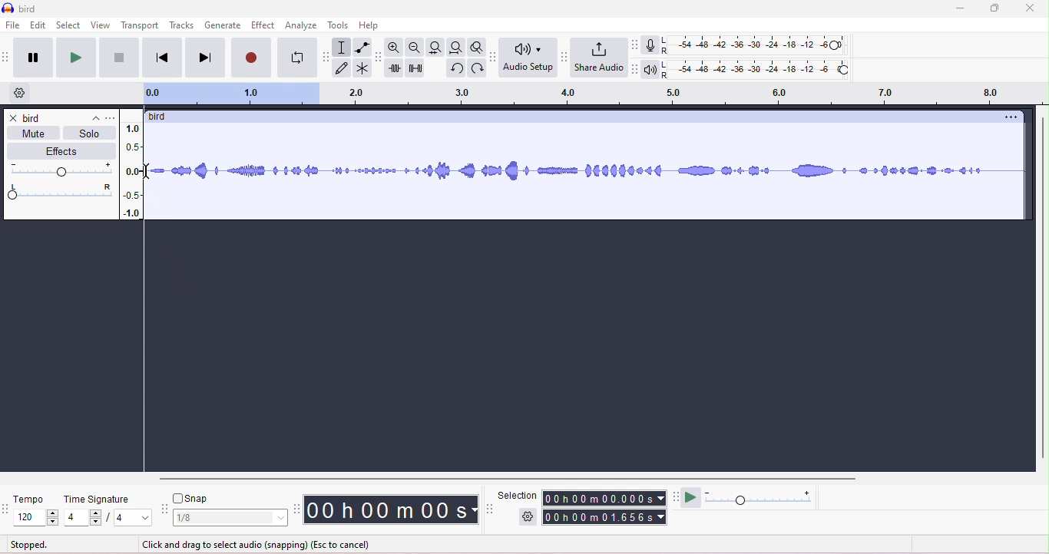 The width and height of the screenshot is (1049, 554). I want to click on Audio setup, so click(530, 57).